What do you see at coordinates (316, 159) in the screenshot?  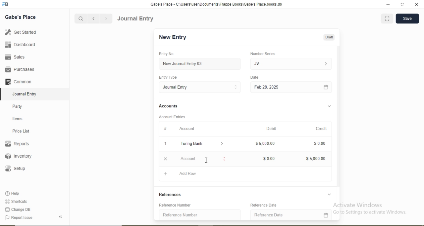 I see `$5,000.00` at bounding box center [316, 159].